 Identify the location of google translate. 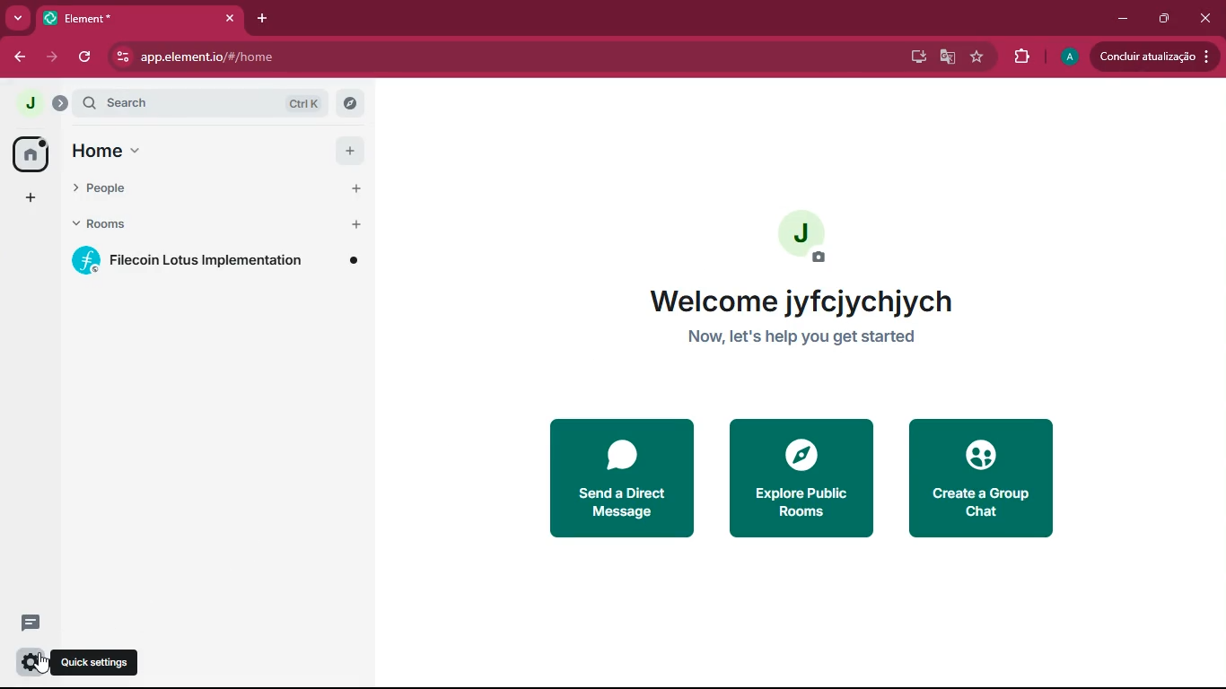
(946, 58).